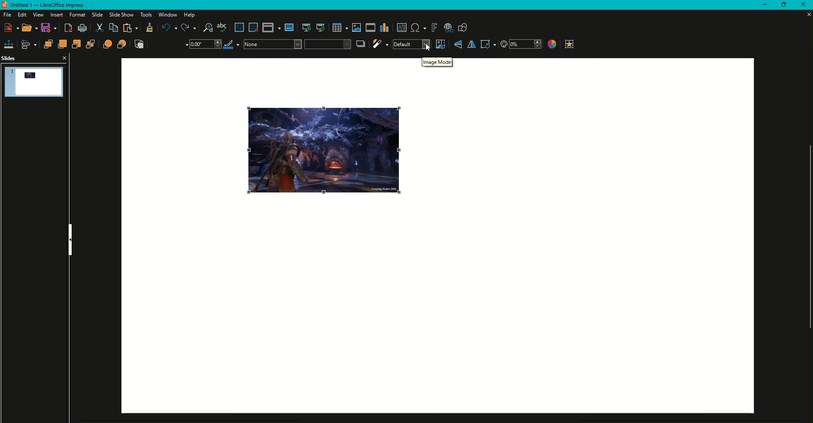  Describe the element at coordinates (204, 44) in the screenshot. I see `Line Thickness` at that location.